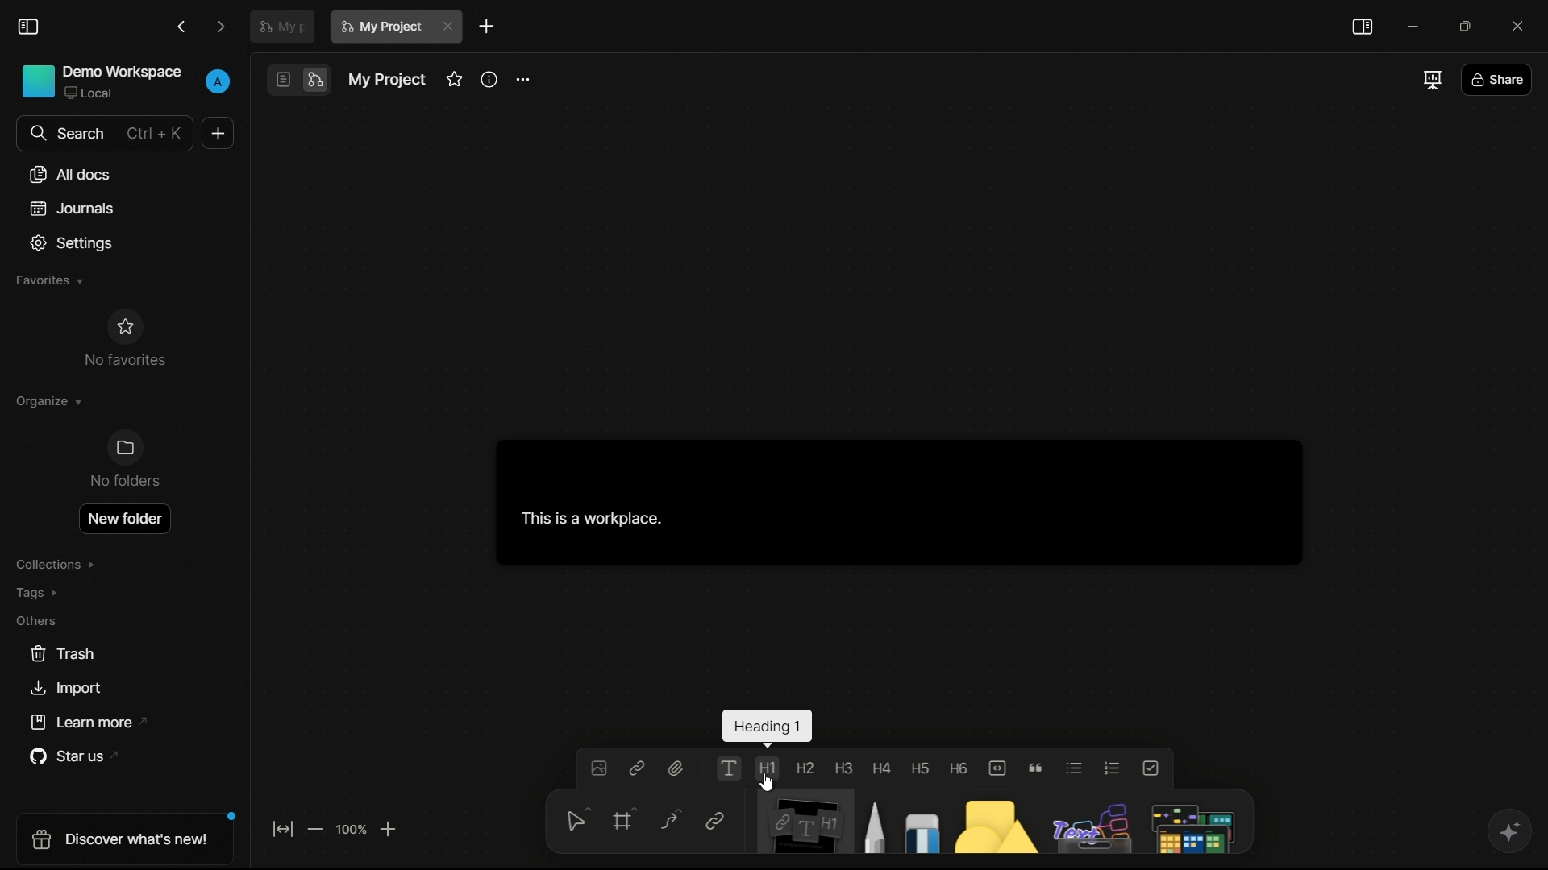 This screenshot has width=1548, height=870. Describe the element at coordinates (881, 768) in the screenshot. I see `heading 4` at that location.